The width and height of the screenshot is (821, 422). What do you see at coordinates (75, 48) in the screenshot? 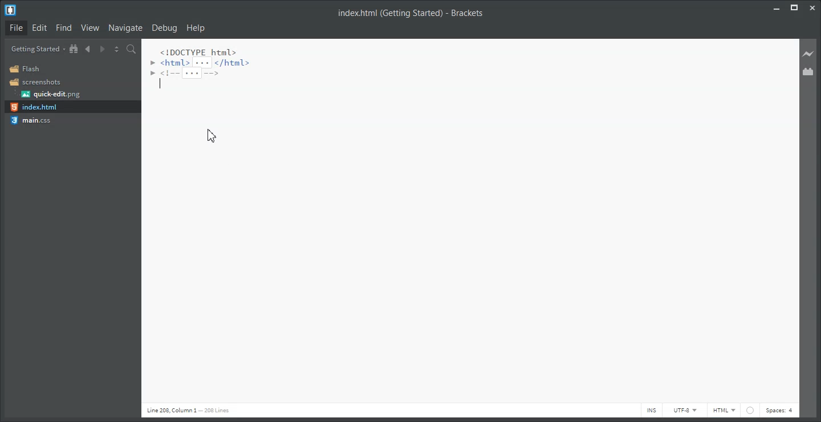
I see `Show in file tree` at bounding box center [75, 48].